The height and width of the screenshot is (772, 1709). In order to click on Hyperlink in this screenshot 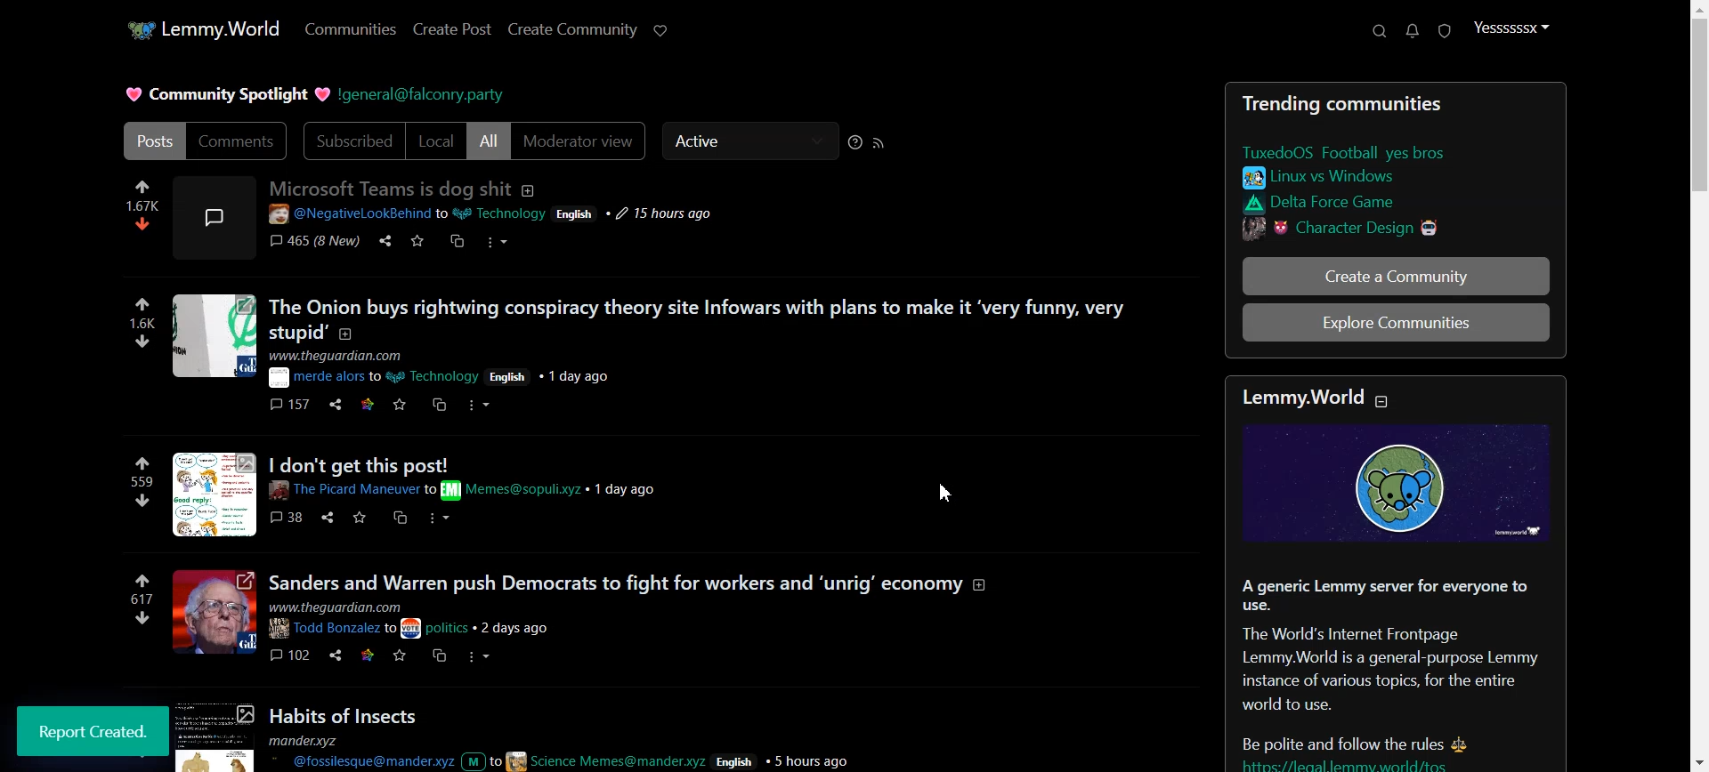, I will do `click(425, 95)`.